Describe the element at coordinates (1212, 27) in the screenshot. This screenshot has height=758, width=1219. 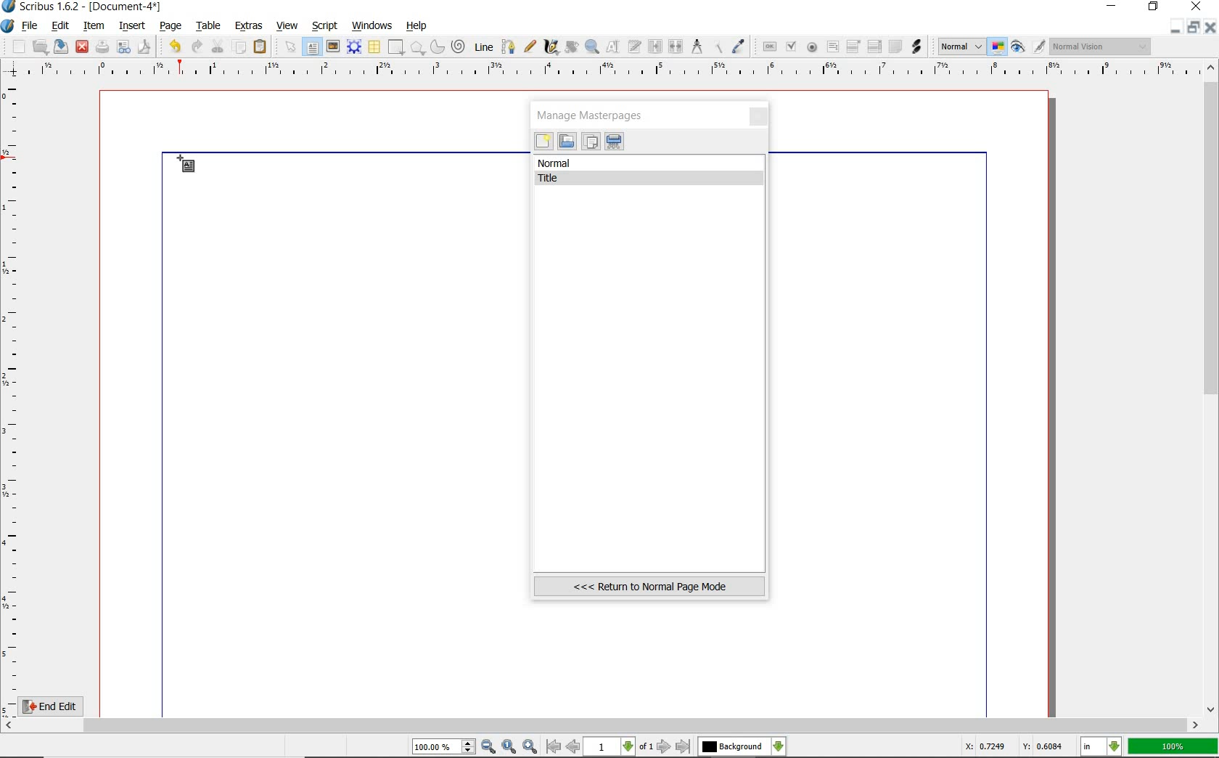
I see `close` at that location.